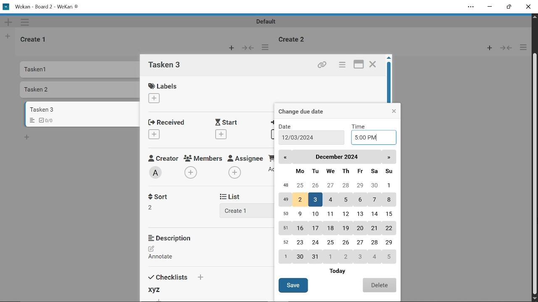  I want to click on New, so click(8, 36).